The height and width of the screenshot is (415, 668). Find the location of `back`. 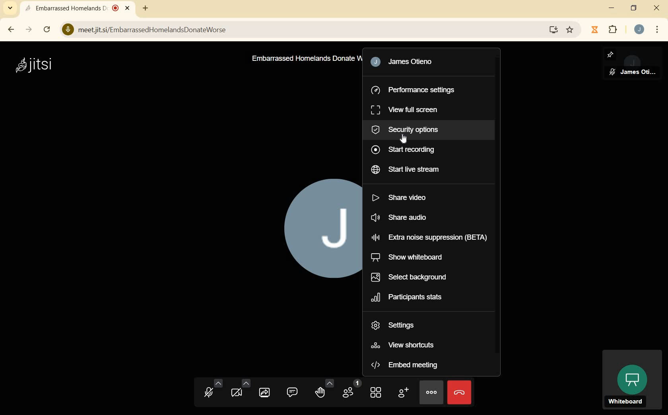

back is located at coordinates (10, 30).